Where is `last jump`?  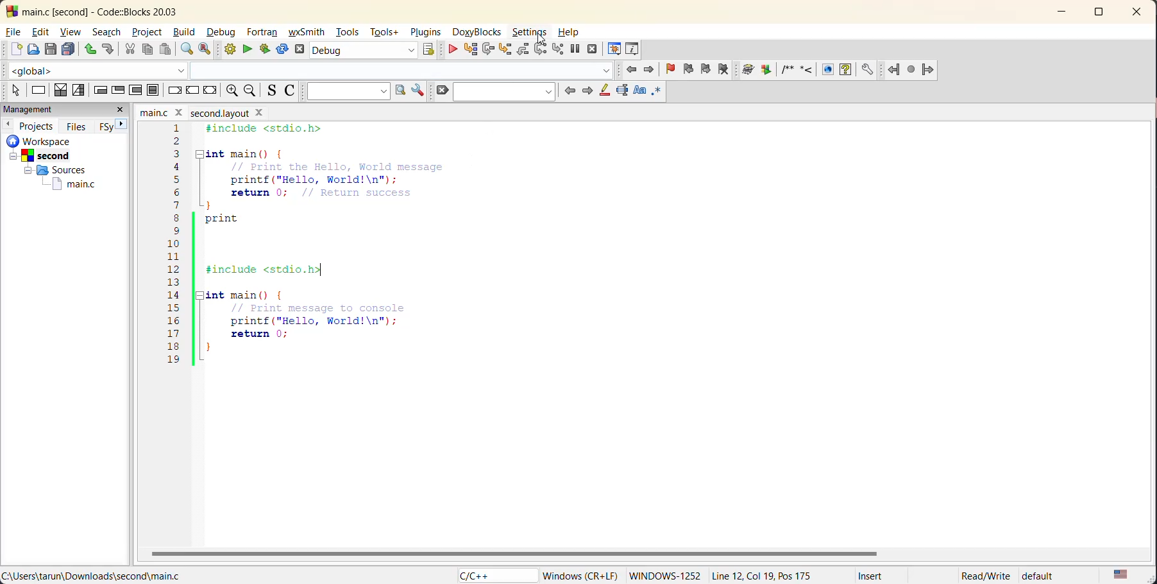 last jump is located at coordinates (912, 70).